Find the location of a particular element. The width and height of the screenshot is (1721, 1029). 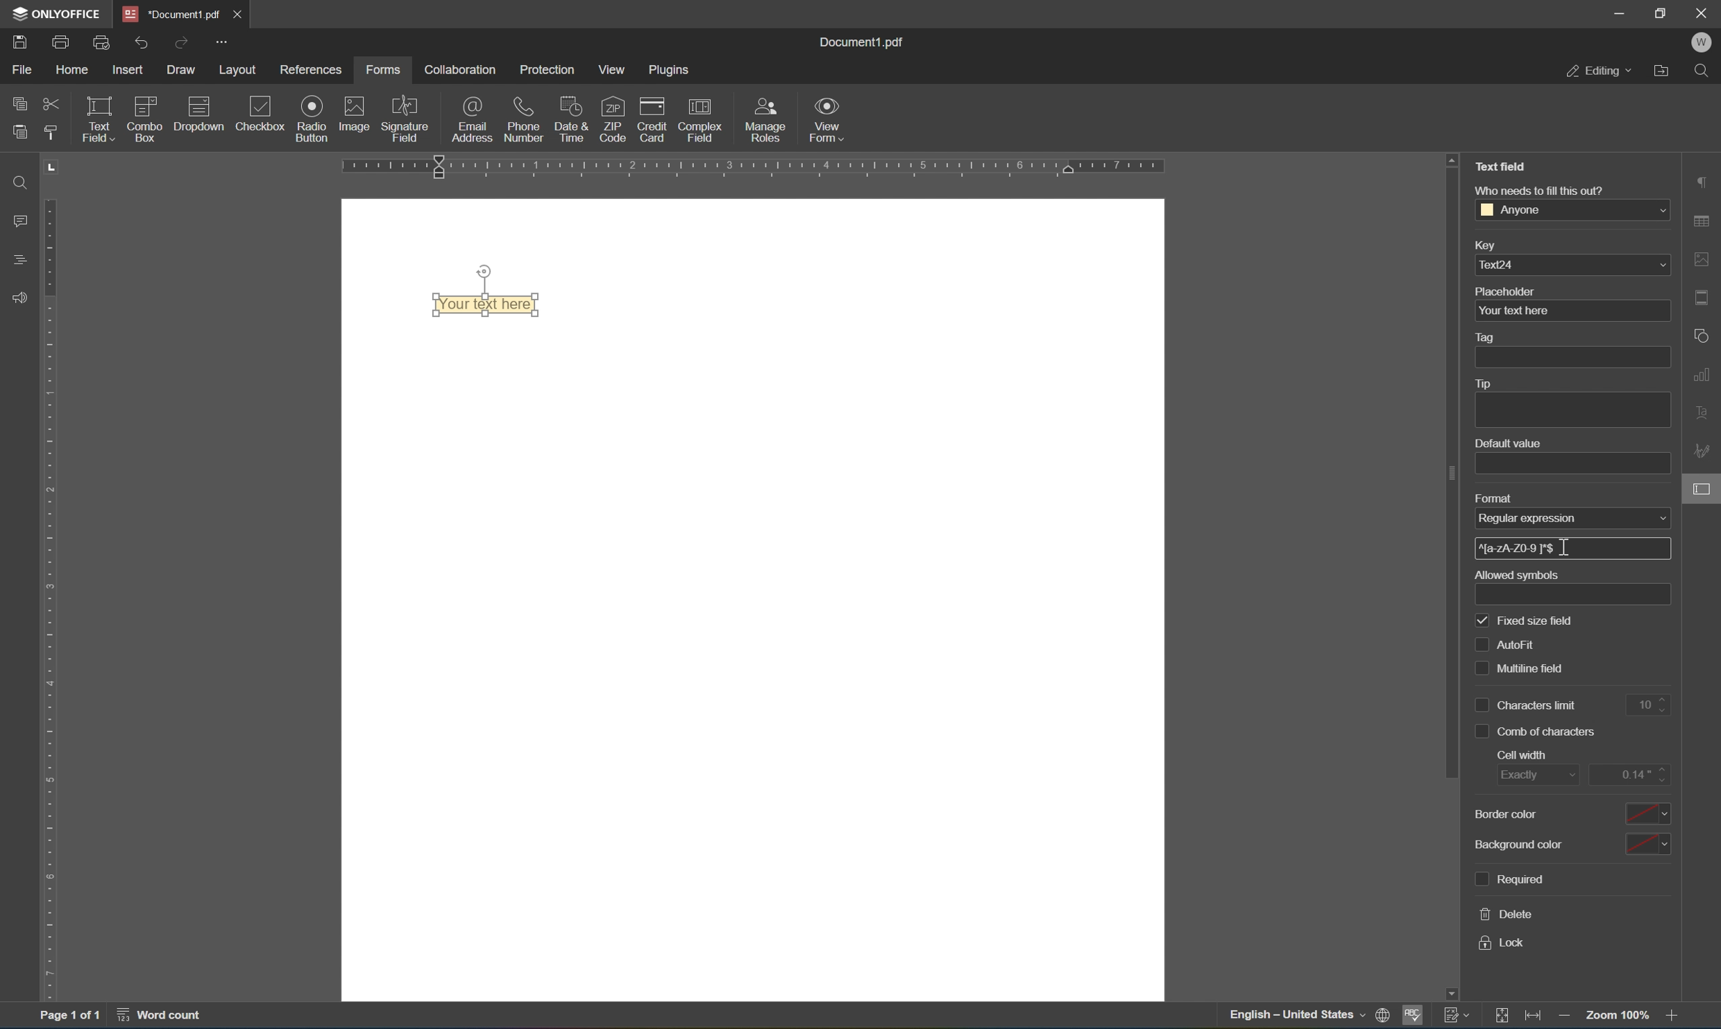

regular expression is located at coordinates (1572, 517).